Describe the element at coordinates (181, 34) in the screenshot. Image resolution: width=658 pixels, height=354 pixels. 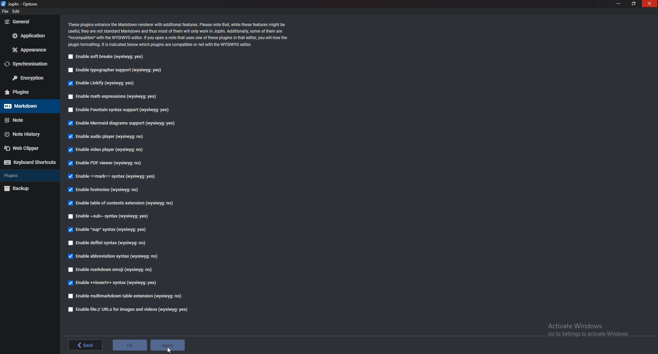
I see `Info` at that location.